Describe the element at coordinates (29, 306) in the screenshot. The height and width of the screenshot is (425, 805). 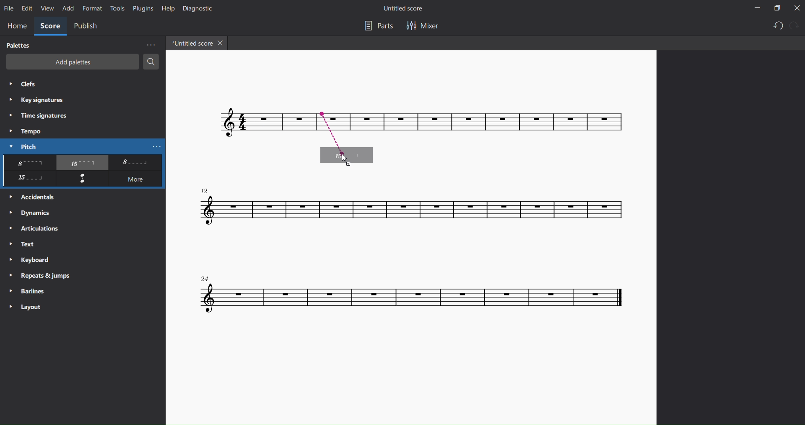
I see `layout` at that location.